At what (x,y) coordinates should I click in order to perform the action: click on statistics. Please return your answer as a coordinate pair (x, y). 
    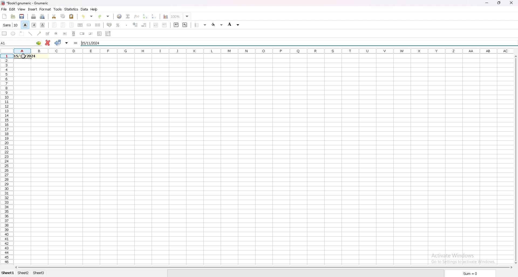
    Looking at the image, I should click on (72, 9).